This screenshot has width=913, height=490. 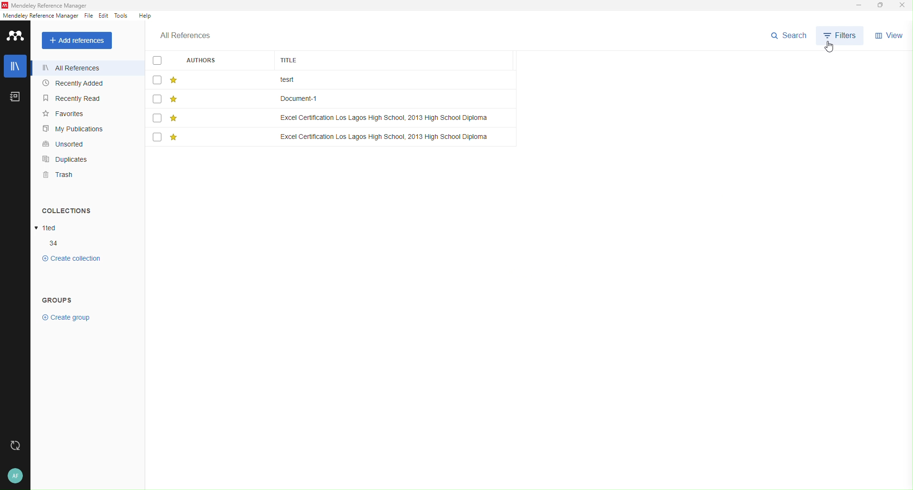 I want to click on Tools, so click(x=122, y=16).